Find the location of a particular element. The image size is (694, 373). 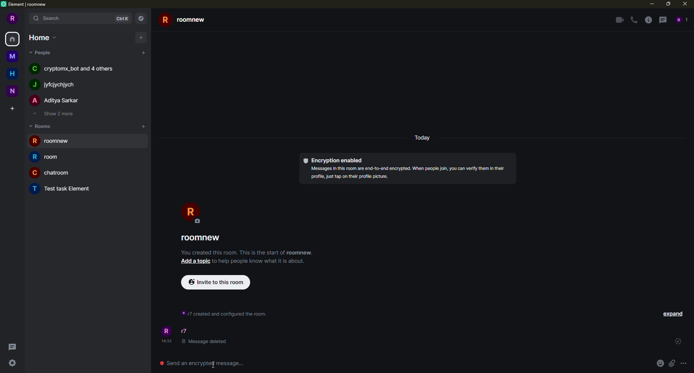

quick settings is located at coordinates (13, 364).